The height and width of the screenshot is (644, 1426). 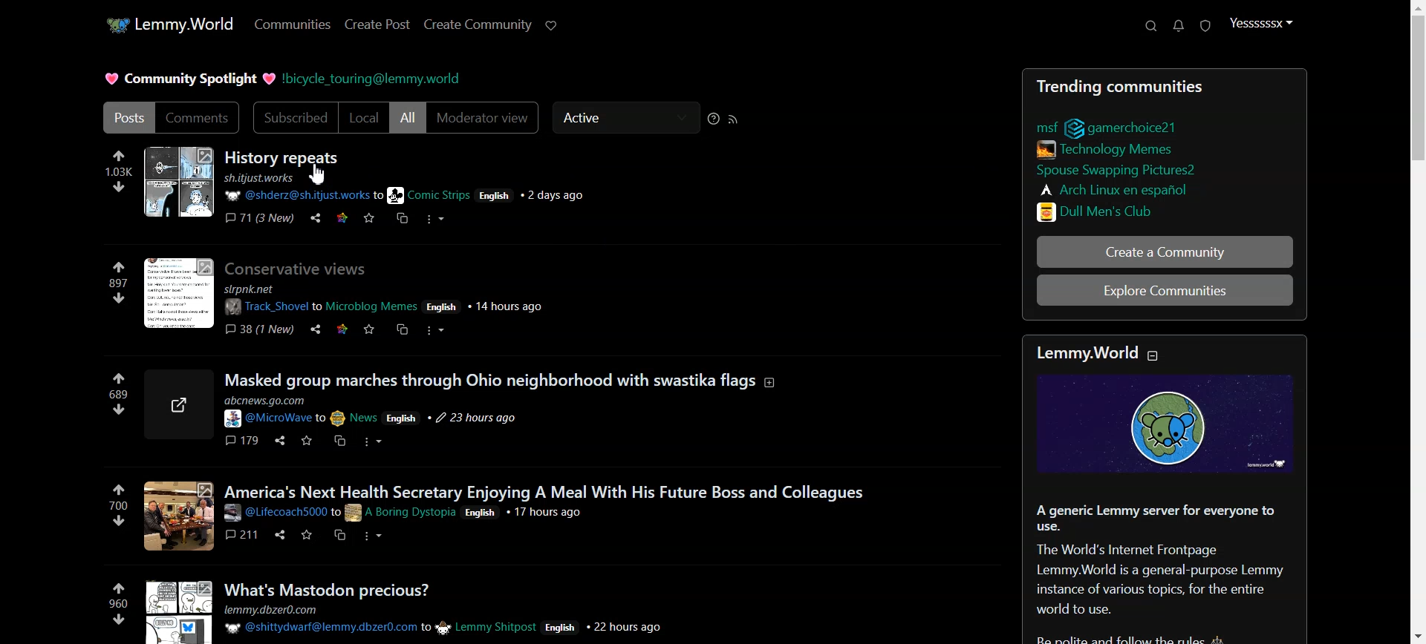 I want to click on Share, so click(x=313, y=329).